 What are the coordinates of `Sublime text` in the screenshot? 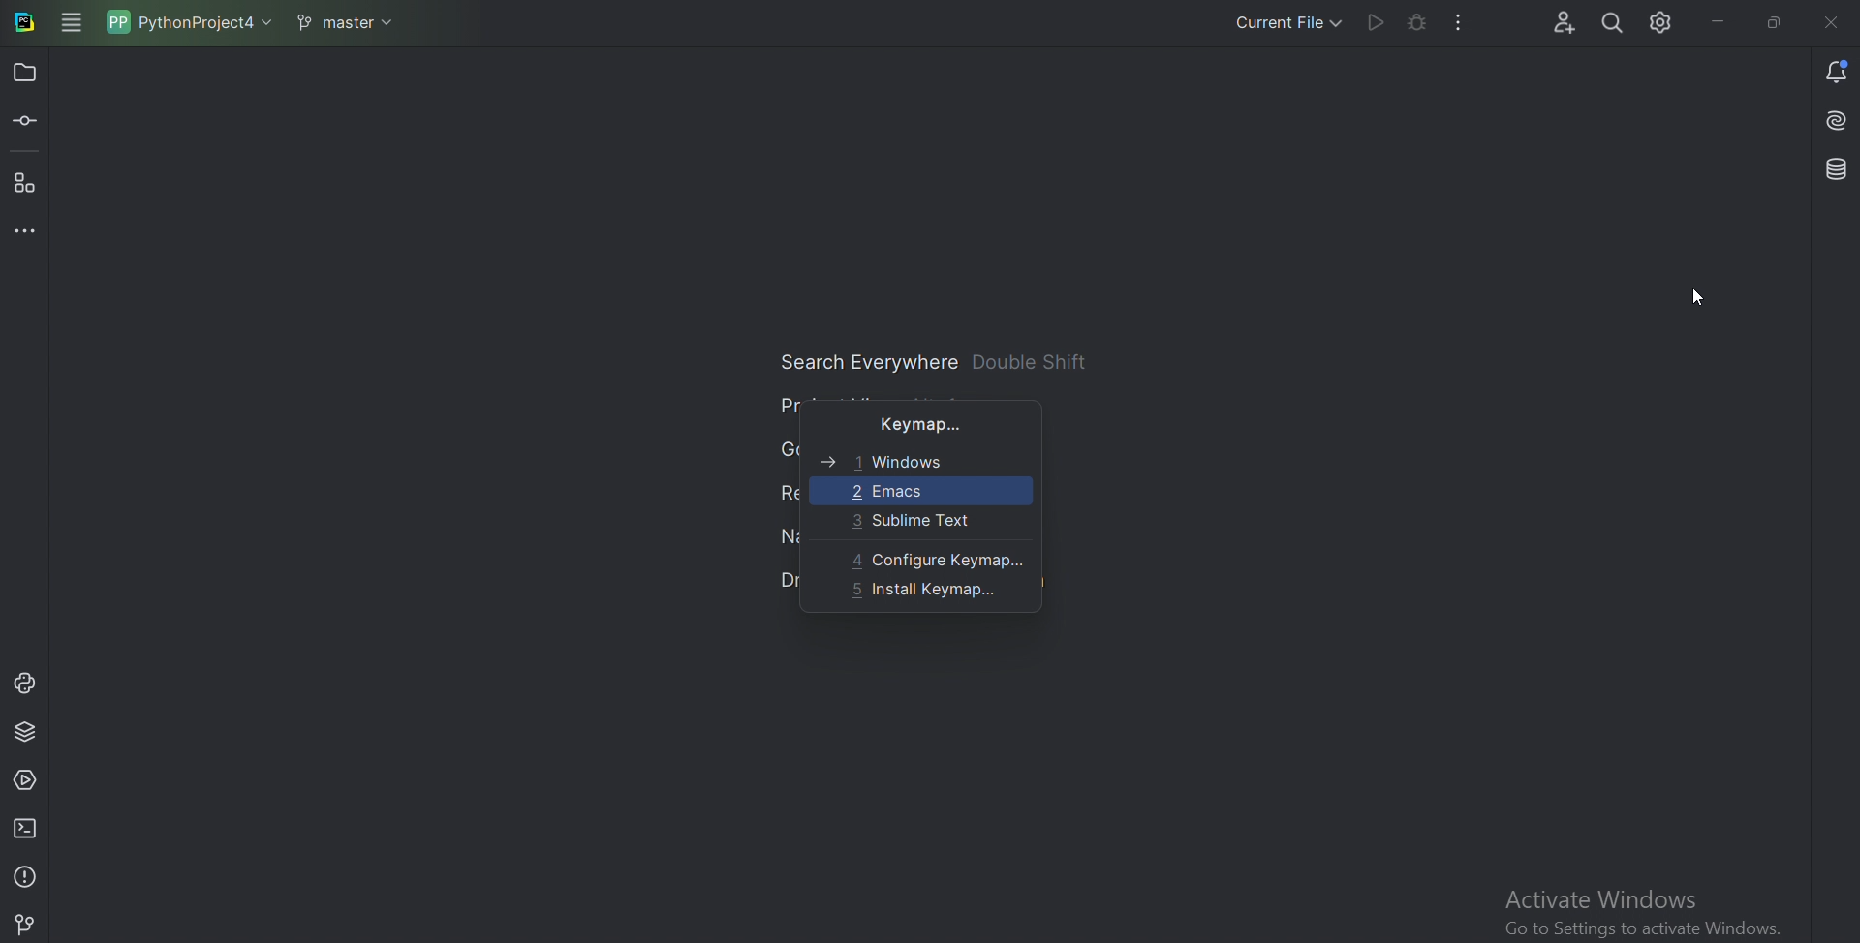 It's located at (909, 522).